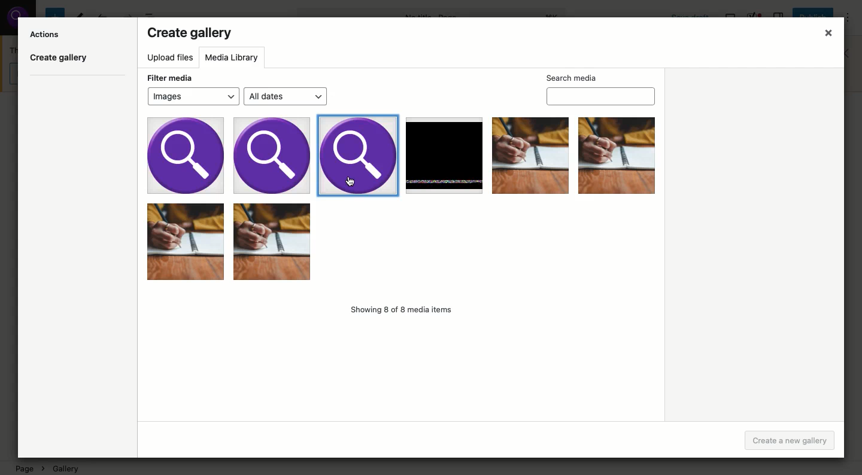  What do you see at coordinates (601, 88) in the screenshot?
I see `Search media` at bounding box center [601, 88].